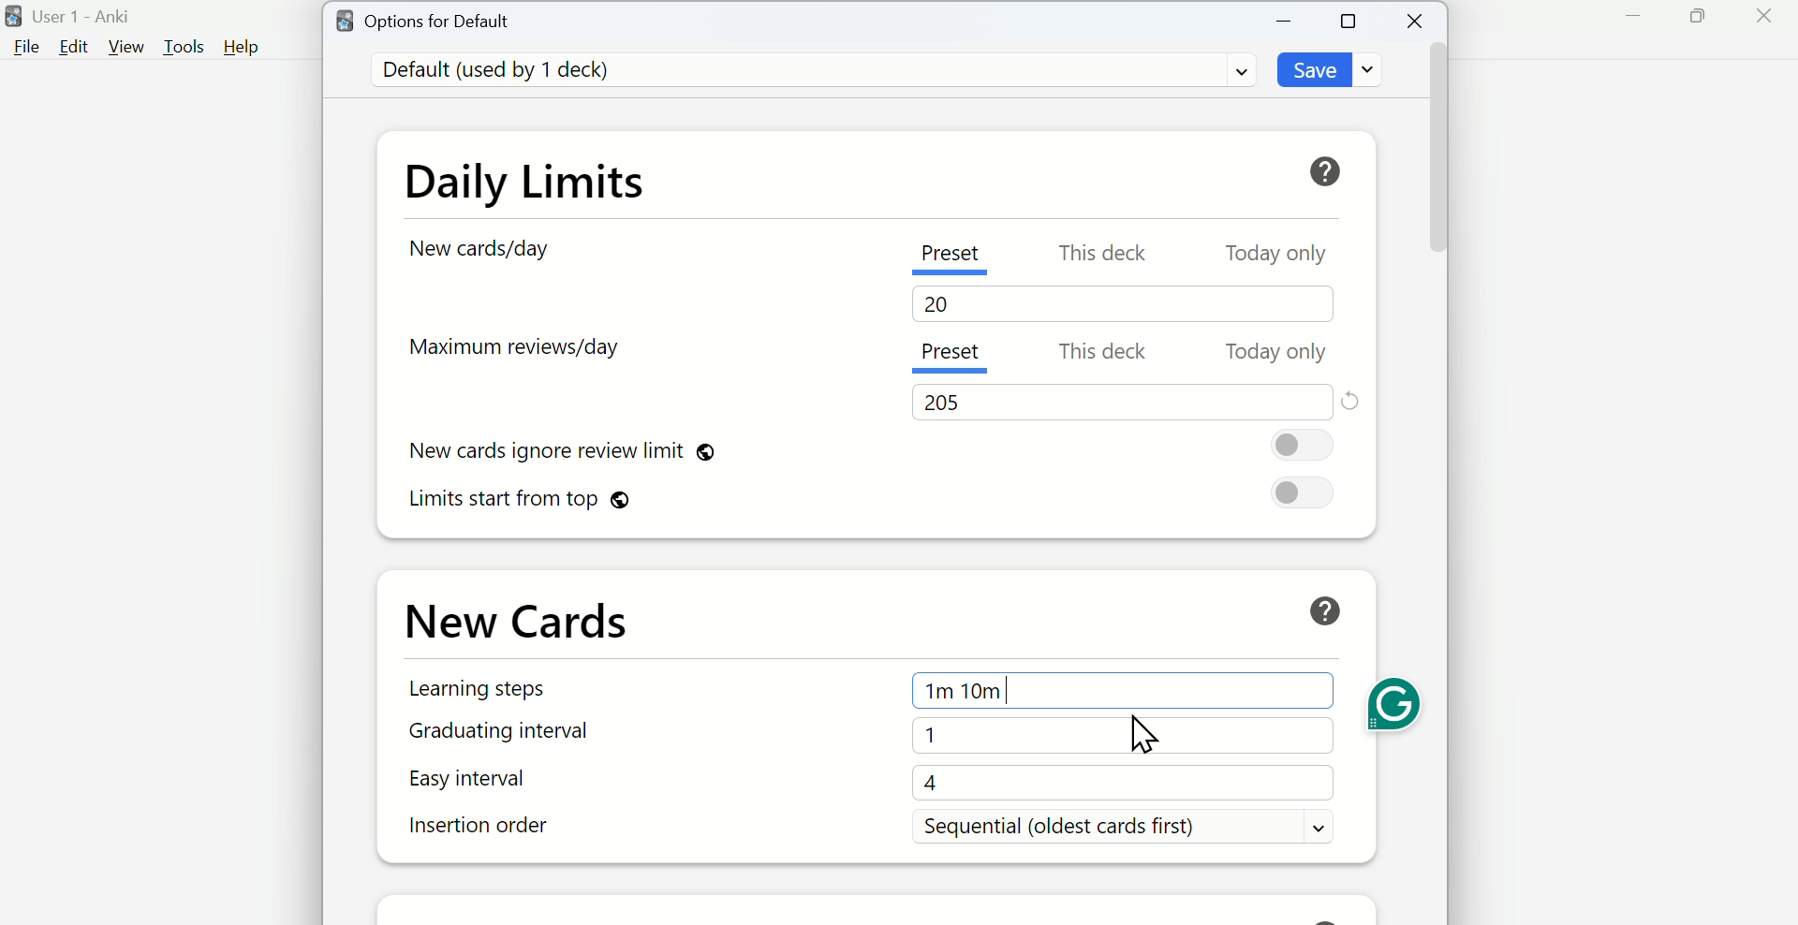 The width and height of the screenshot is (1798, 925). Describe the element at coordinates (480, 249) in the screenshot. I see `New card/day` at that location.